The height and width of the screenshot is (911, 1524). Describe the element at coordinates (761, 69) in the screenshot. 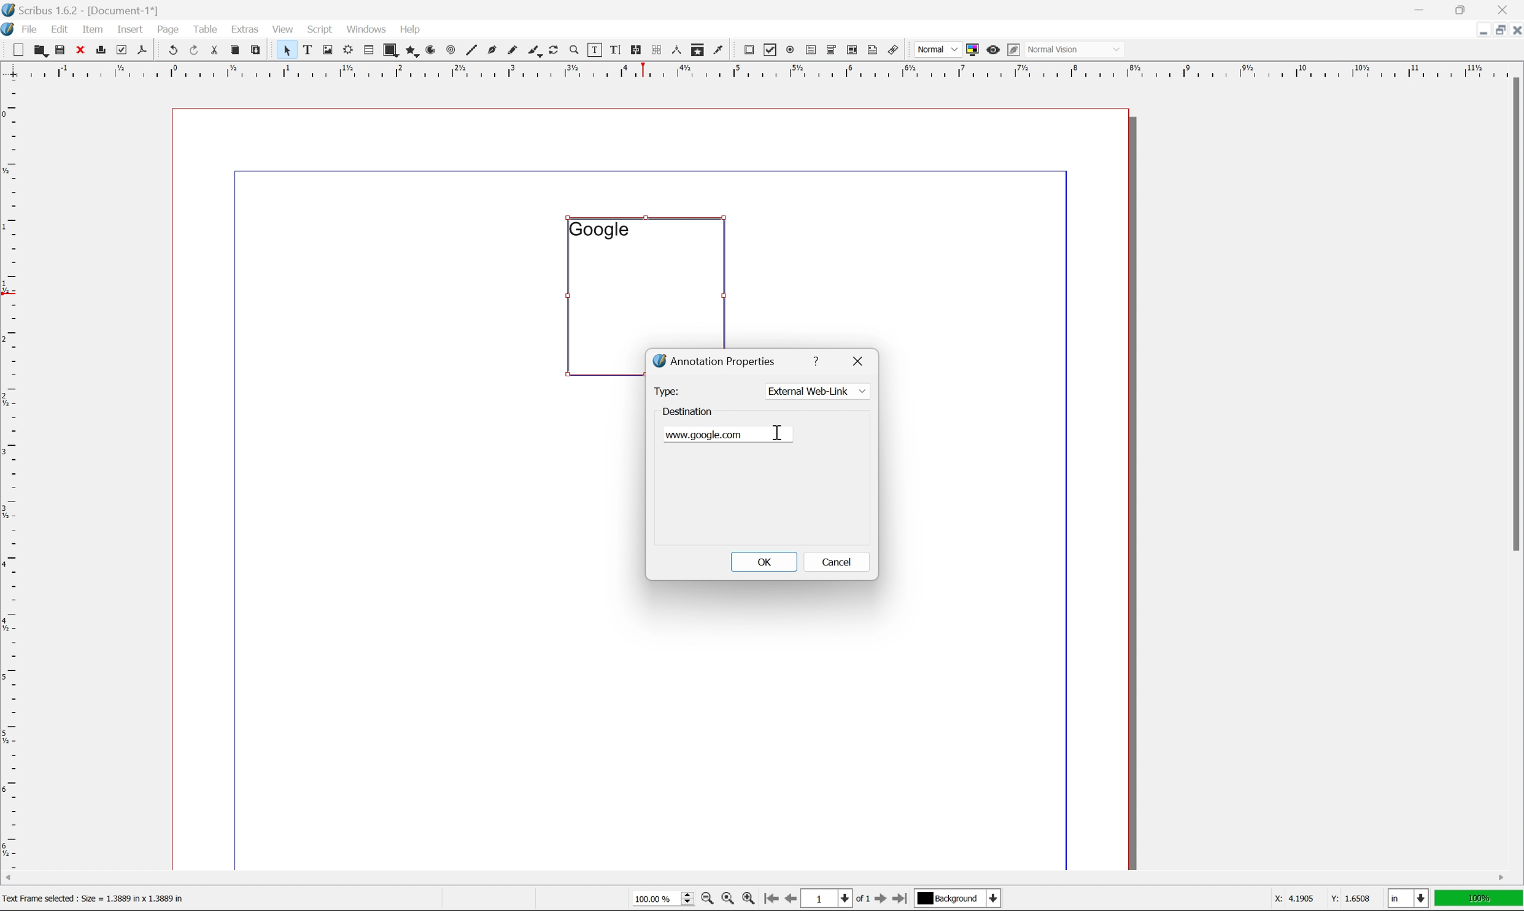

I see `ruler` at that location.